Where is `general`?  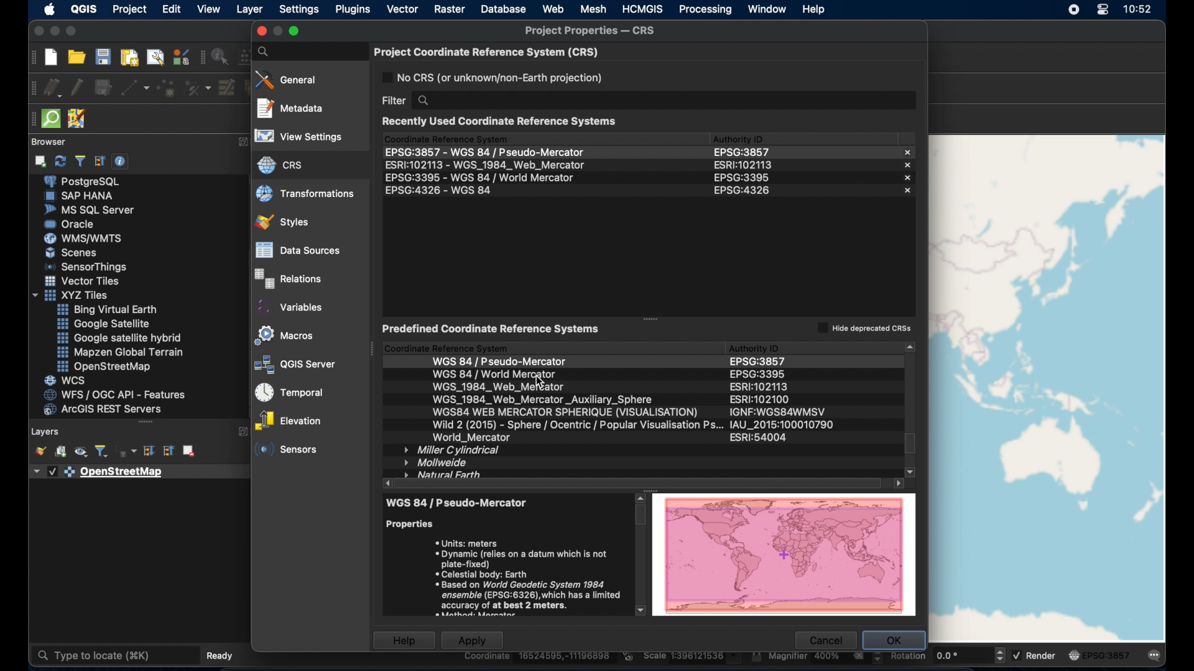 general is located at coordinates (287, 80).